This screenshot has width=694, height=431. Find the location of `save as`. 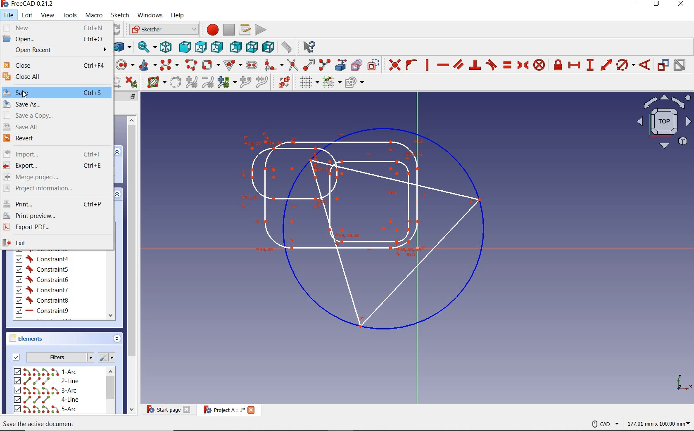

save as is located at coordinates (57, 104).